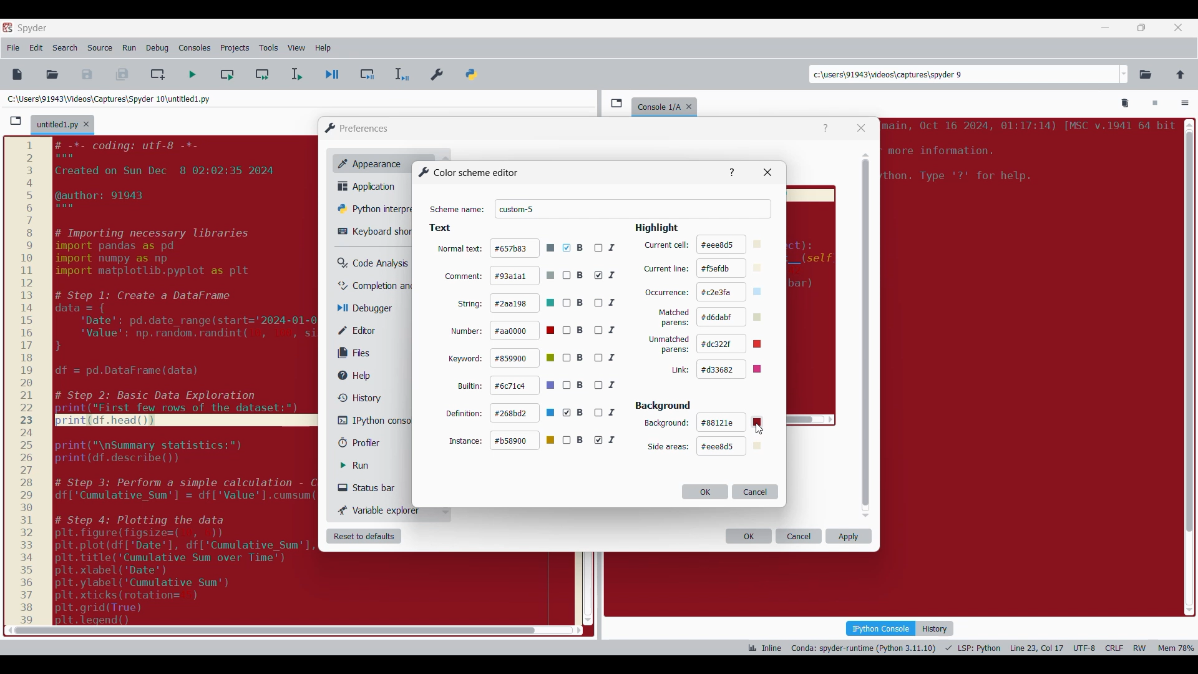 This screenshot has height=674, width=1198. I want to click on I, so click(606, 275).